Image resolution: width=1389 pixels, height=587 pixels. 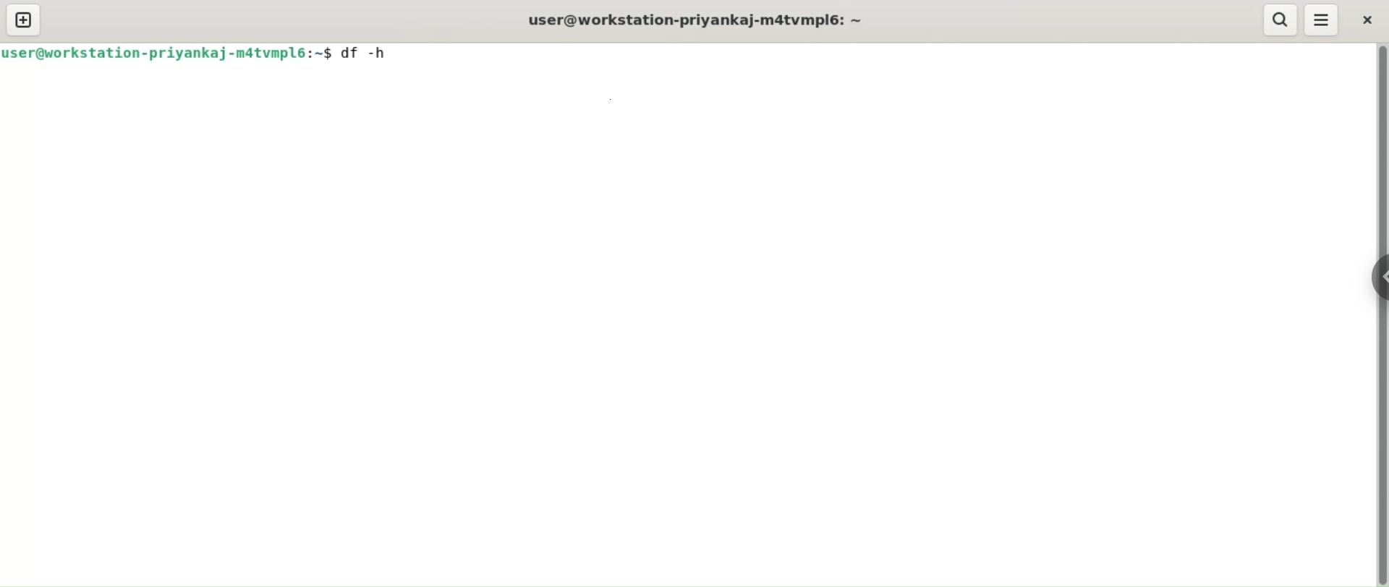 What do you see at coordinates (1380, 315) in the screenshot?
I see `vertical scroll bar` at bounding box center [1380, 315].